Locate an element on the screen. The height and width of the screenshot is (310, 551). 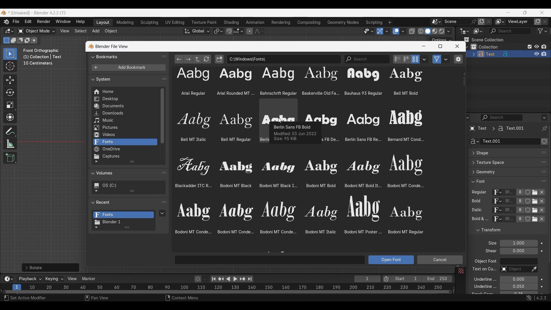
shortcut is located at coordinates (535, 299).